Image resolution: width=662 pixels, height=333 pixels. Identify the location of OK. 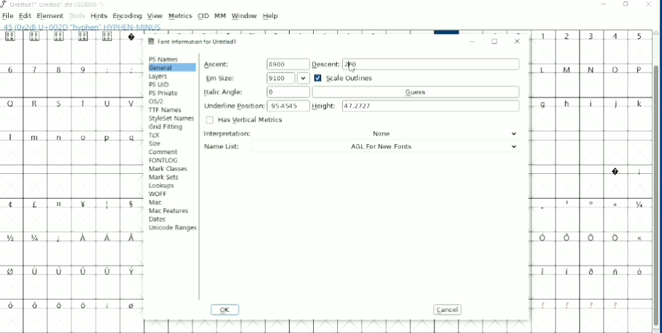
(225, 310).